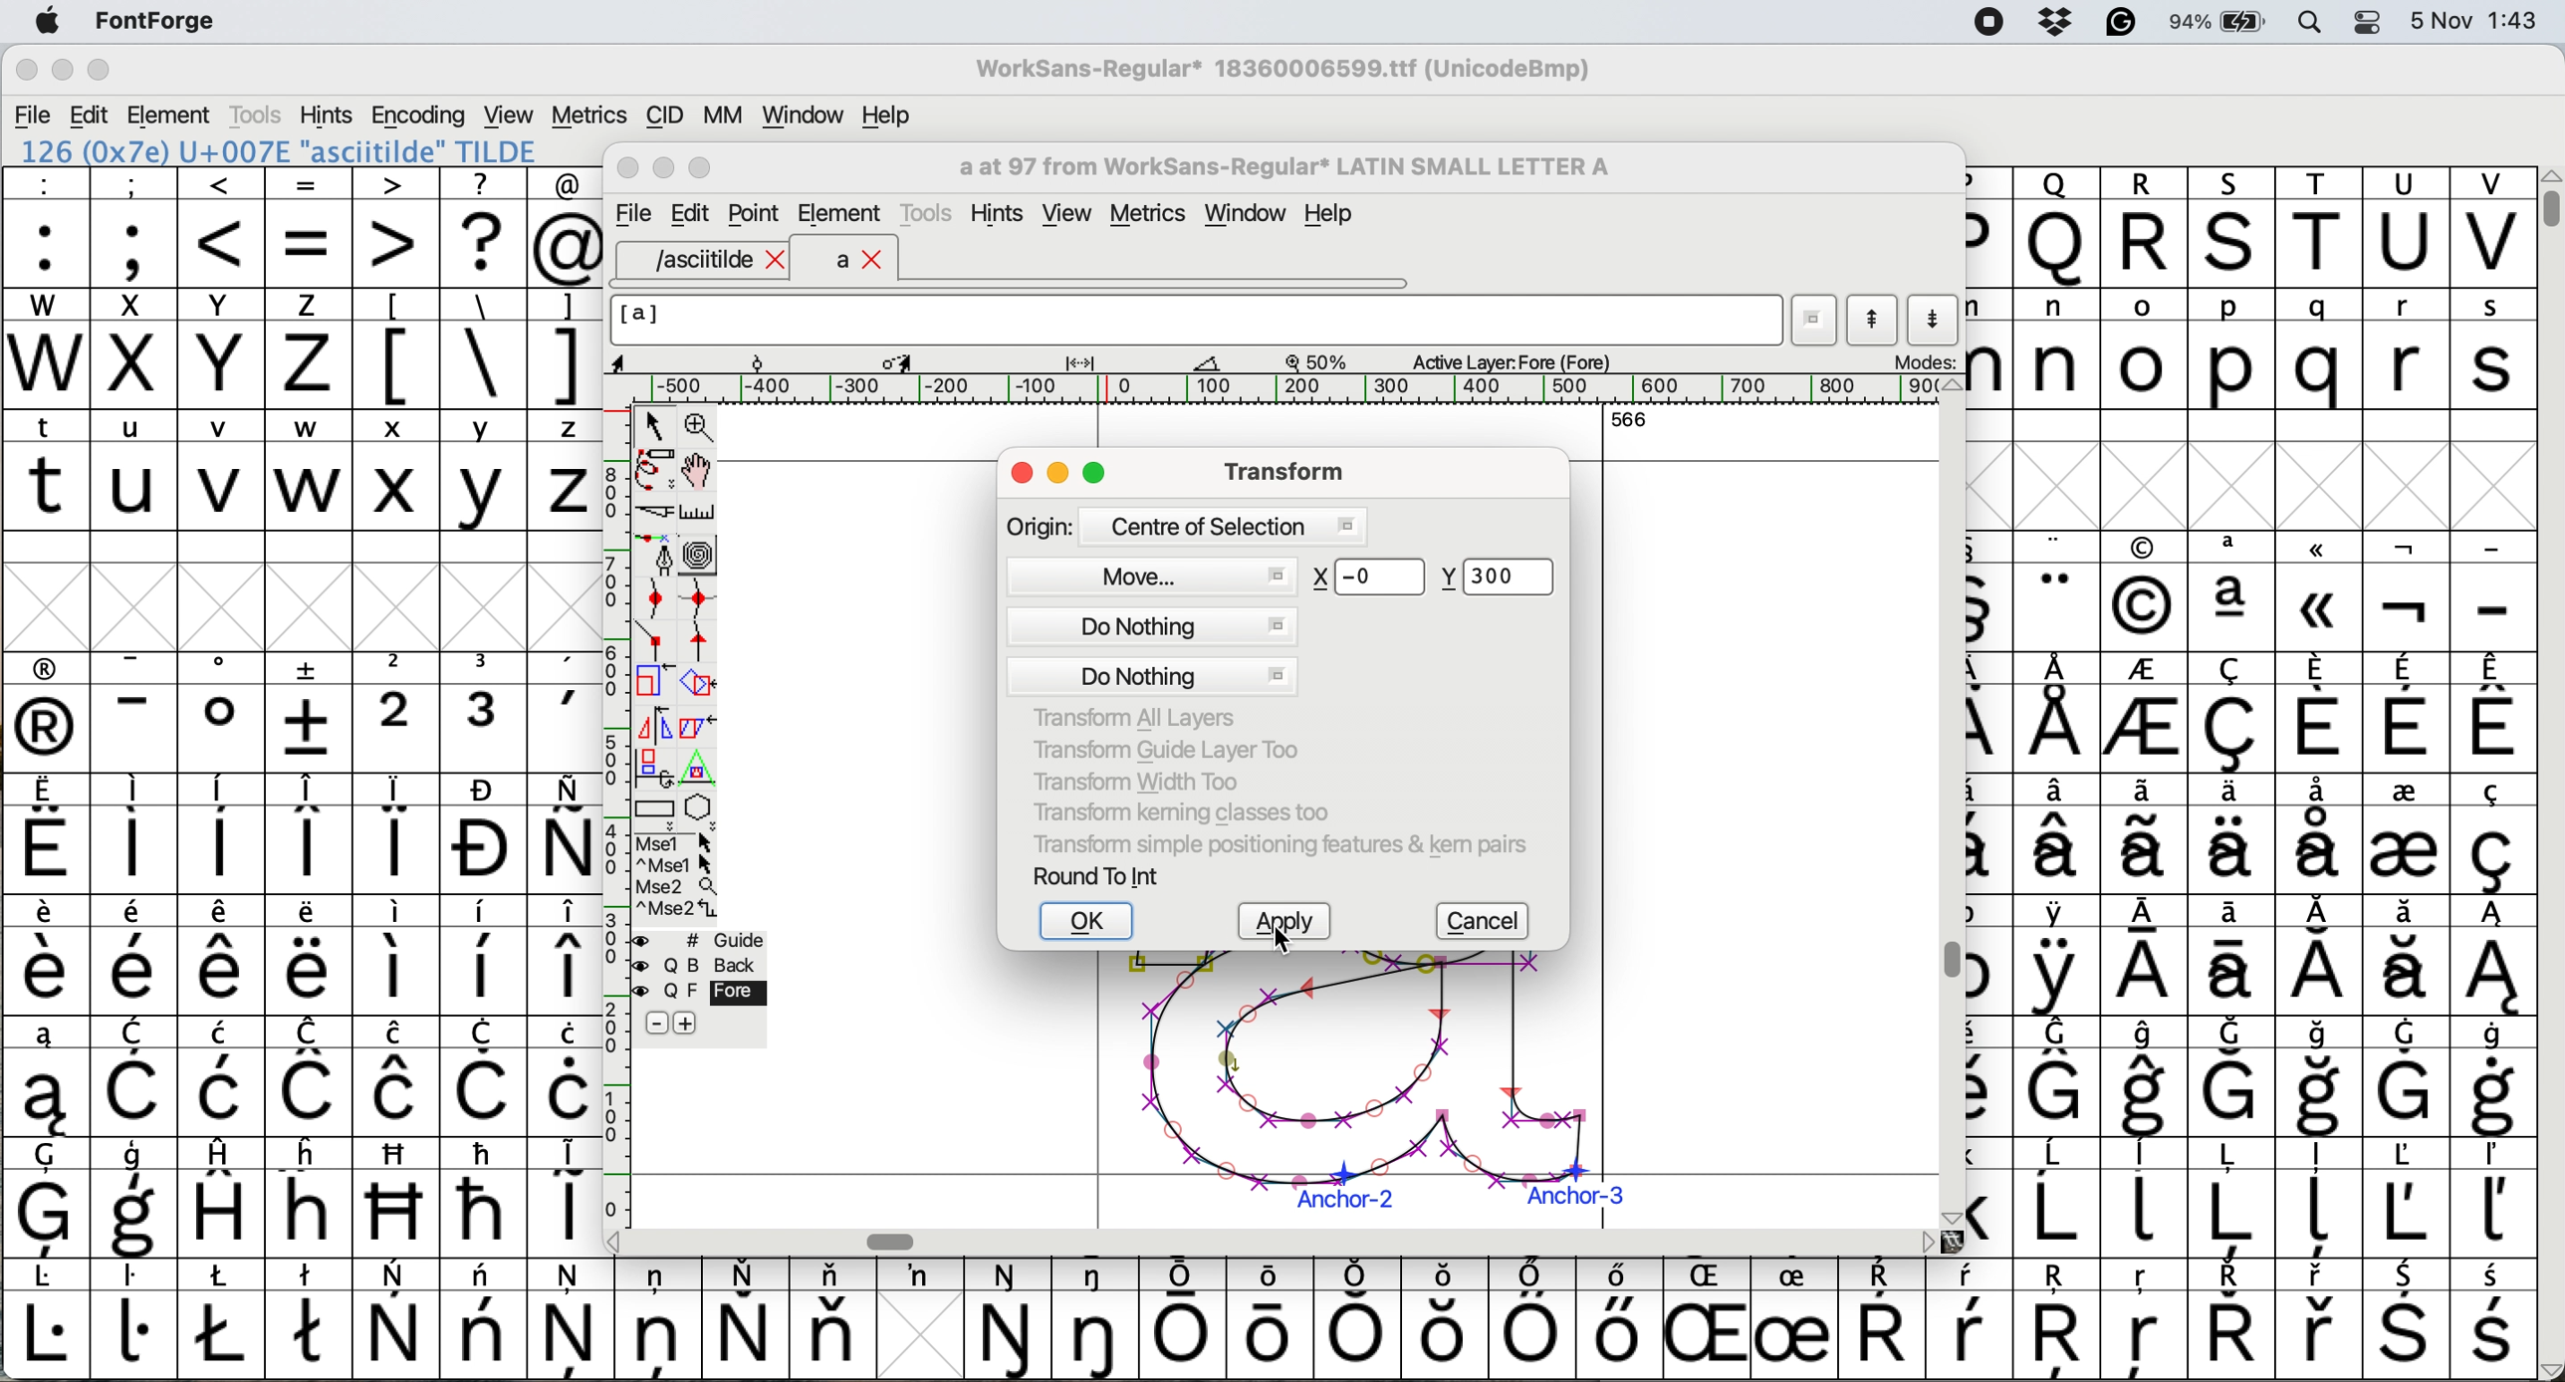 This screenshot has width=2565, height=1382. Describe the element at coordinates (1140, 718) in the screenshot. I see `transform all layers` at that location.